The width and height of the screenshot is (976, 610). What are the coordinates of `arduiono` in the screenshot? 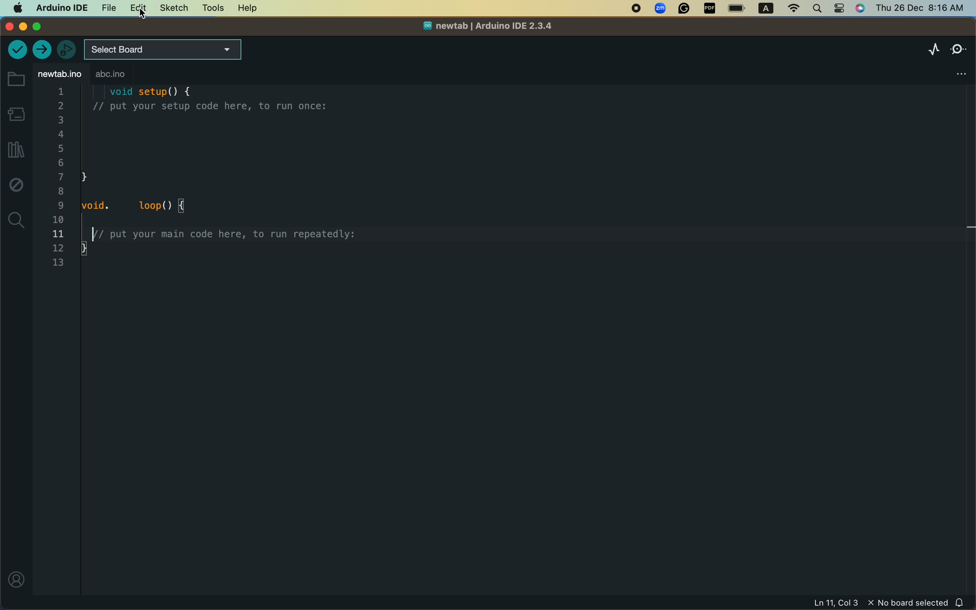 It's located at (59, 7).